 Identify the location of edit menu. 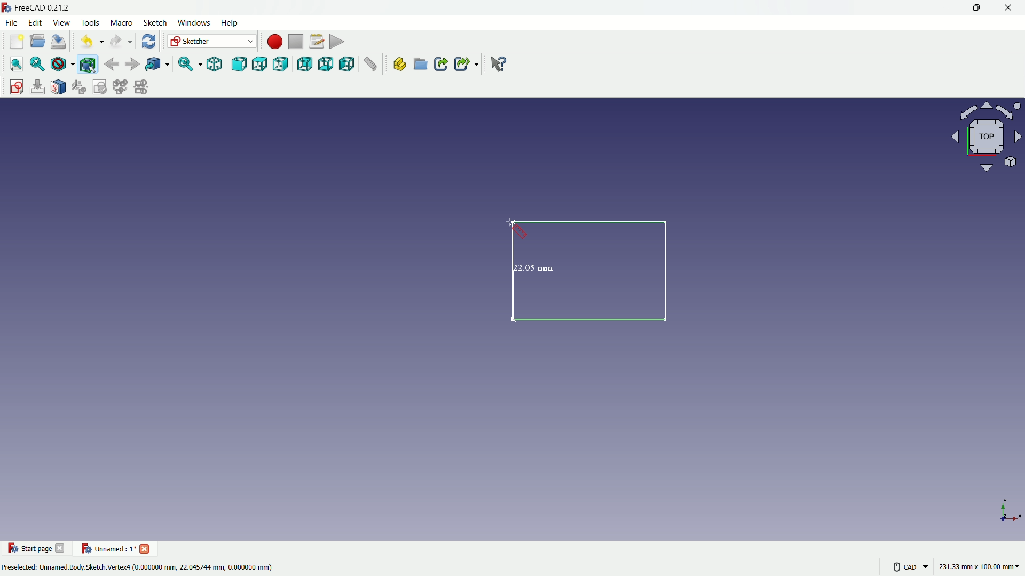
(35, 22).